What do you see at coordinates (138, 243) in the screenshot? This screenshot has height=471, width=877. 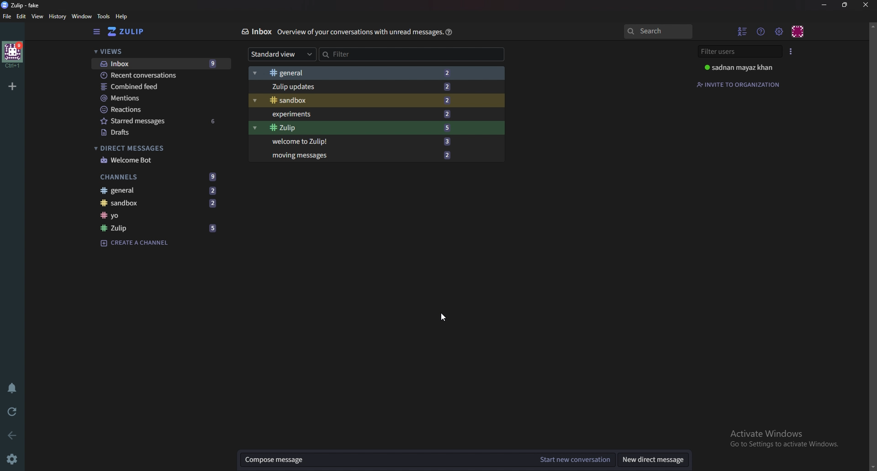 I see `Create a channel` at bounding box center [138, 243].